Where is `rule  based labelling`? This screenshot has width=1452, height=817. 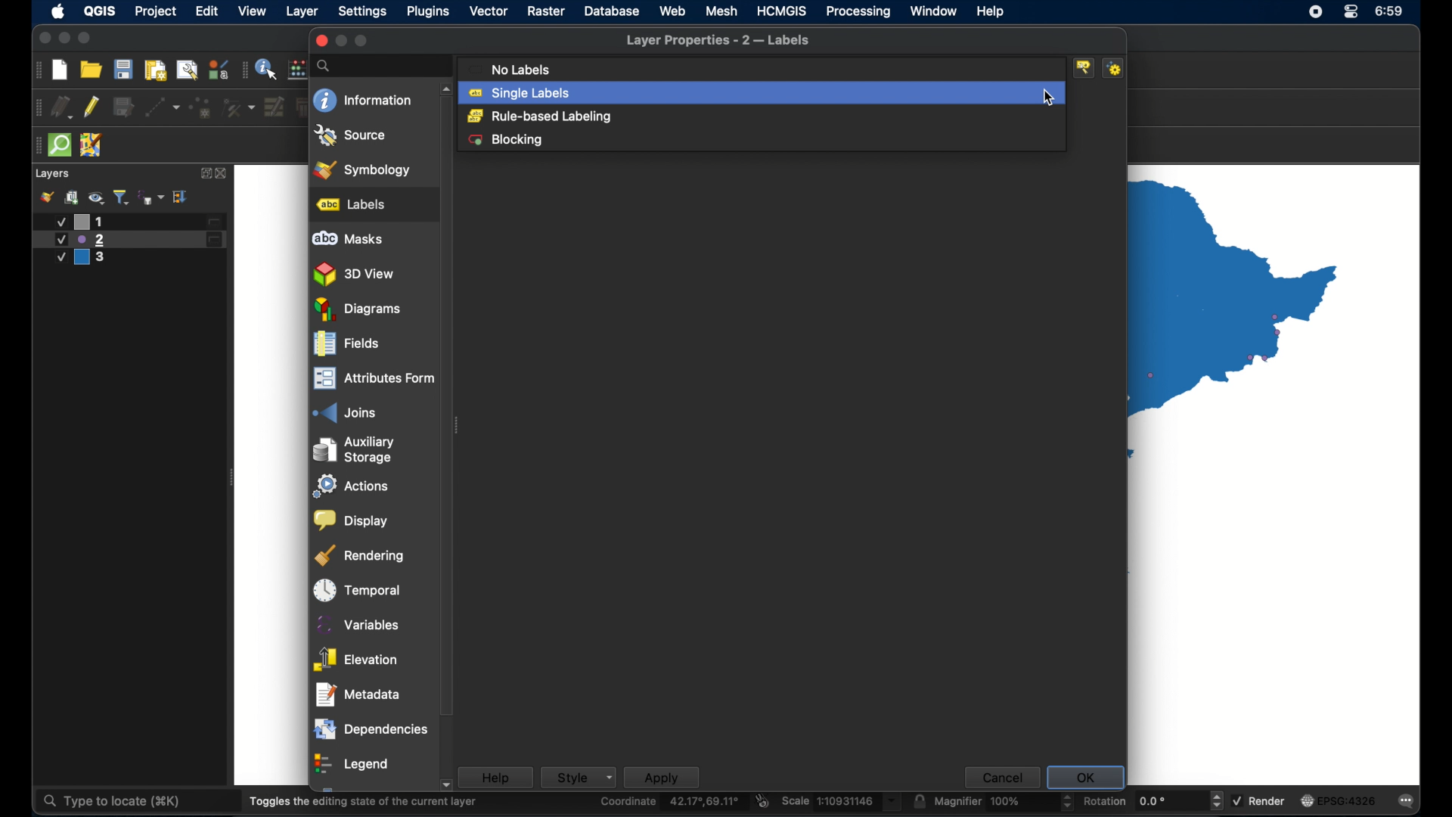 rule  based labelling is located at coordinates (540, 117).